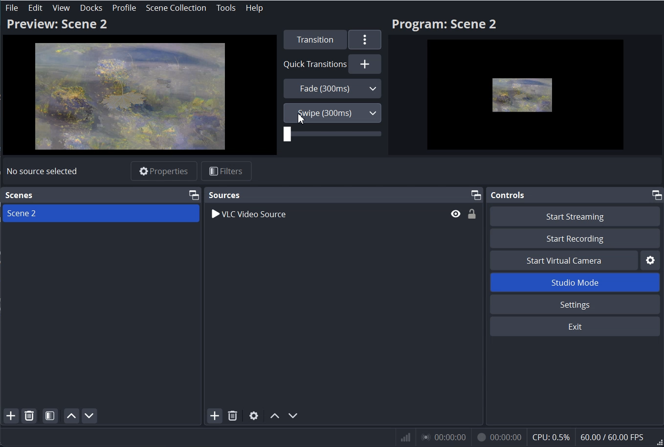  What do you see at coordinates (302, 118) in the screenshot?
I see `Cursor` at bounding box center [302, 118].